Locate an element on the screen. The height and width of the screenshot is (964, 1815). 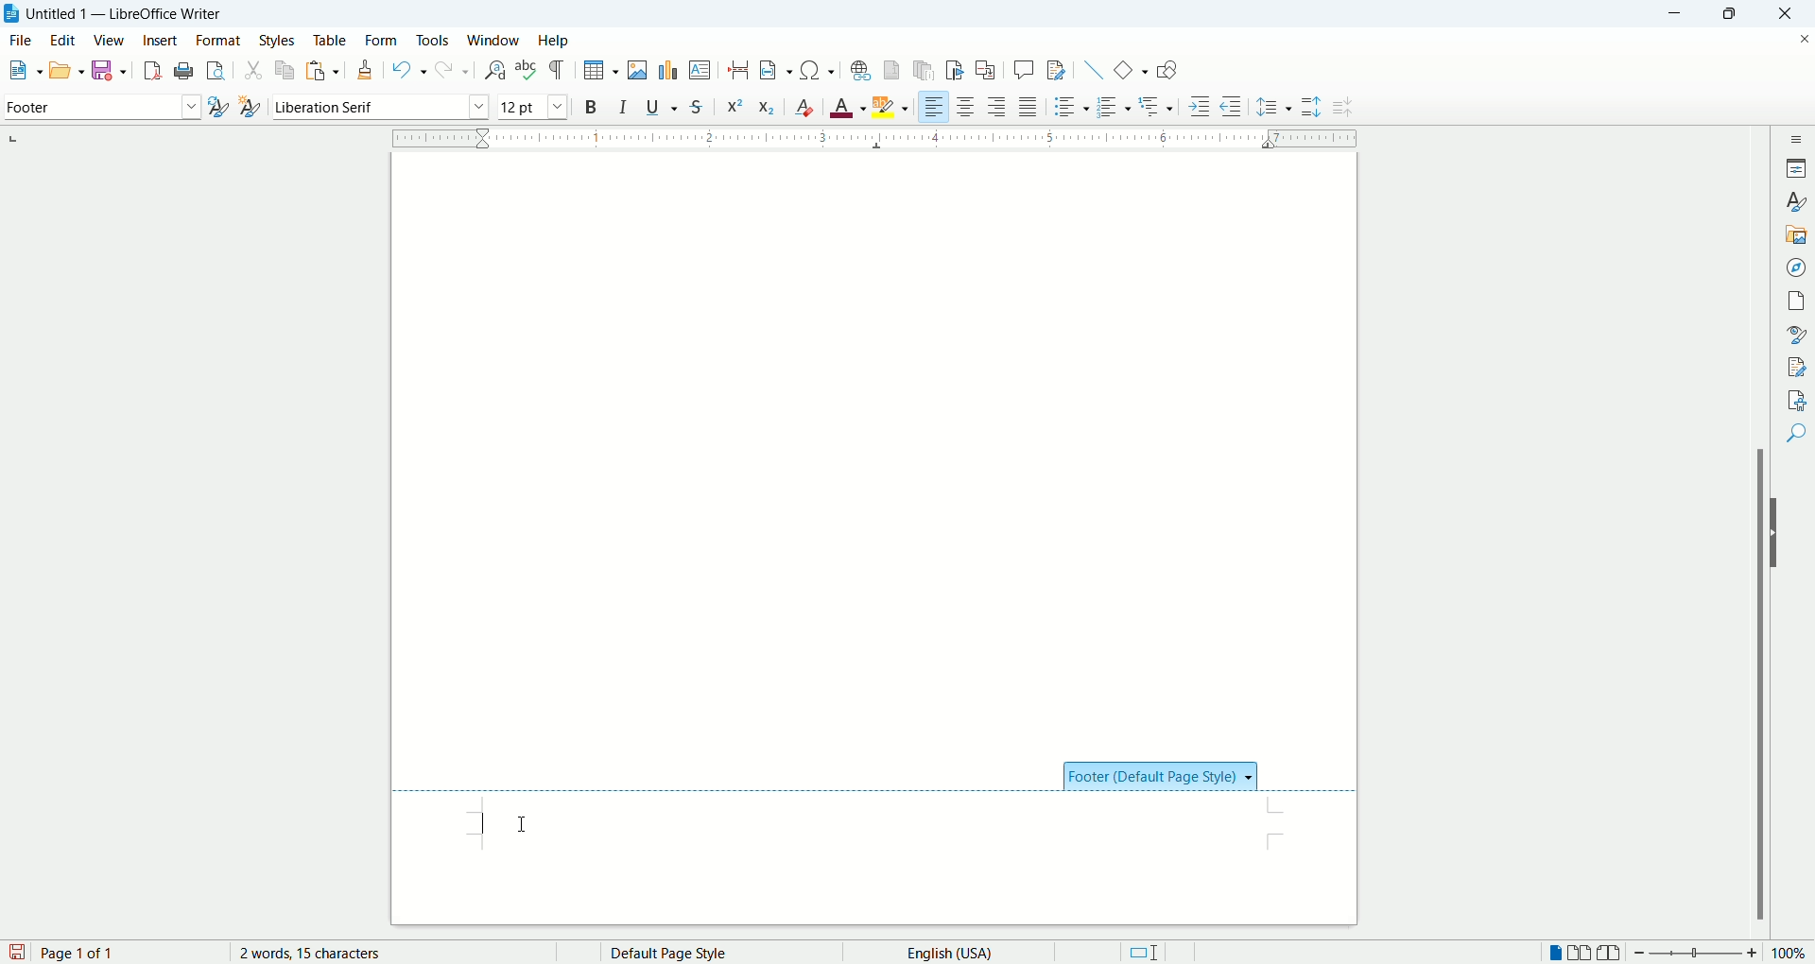
book view is located at coordinates (1610, 954).